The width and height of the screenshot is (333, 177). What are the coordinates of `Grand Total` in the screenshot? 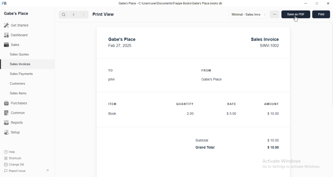 It's located at (206, 148).